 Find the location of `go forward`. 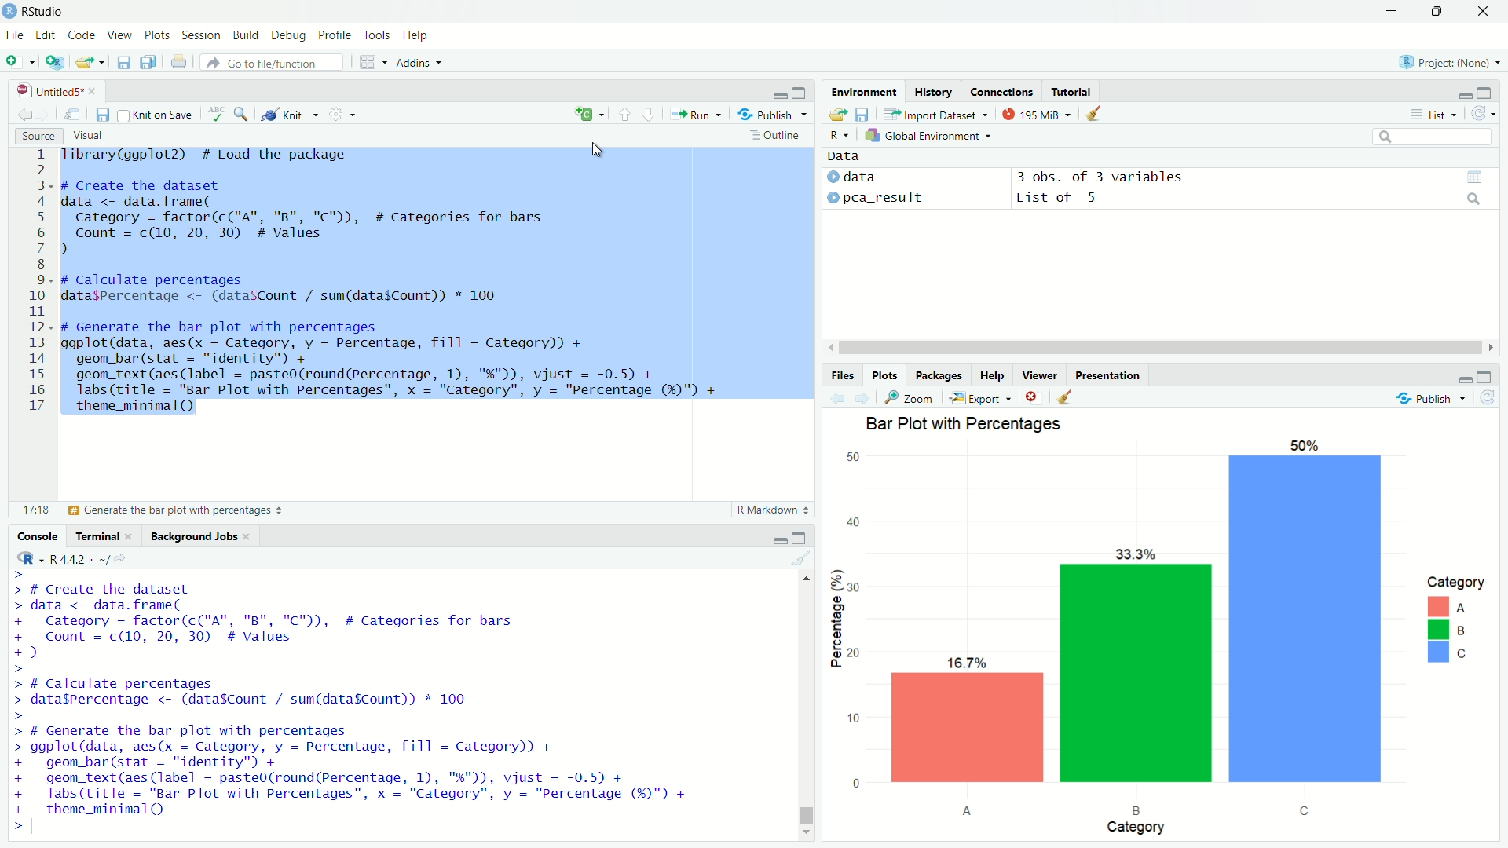

go forward is located at coordinates (45, 115).